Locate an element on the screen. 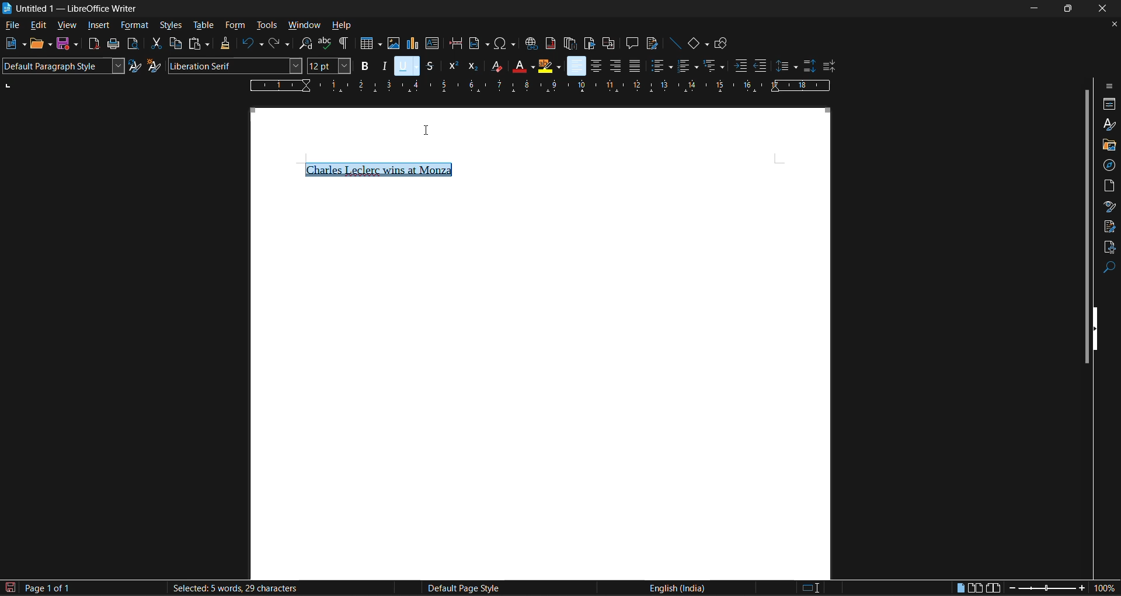 This screenshot has width=1121, height=596. check spelling is located at coordinates (325, 43).